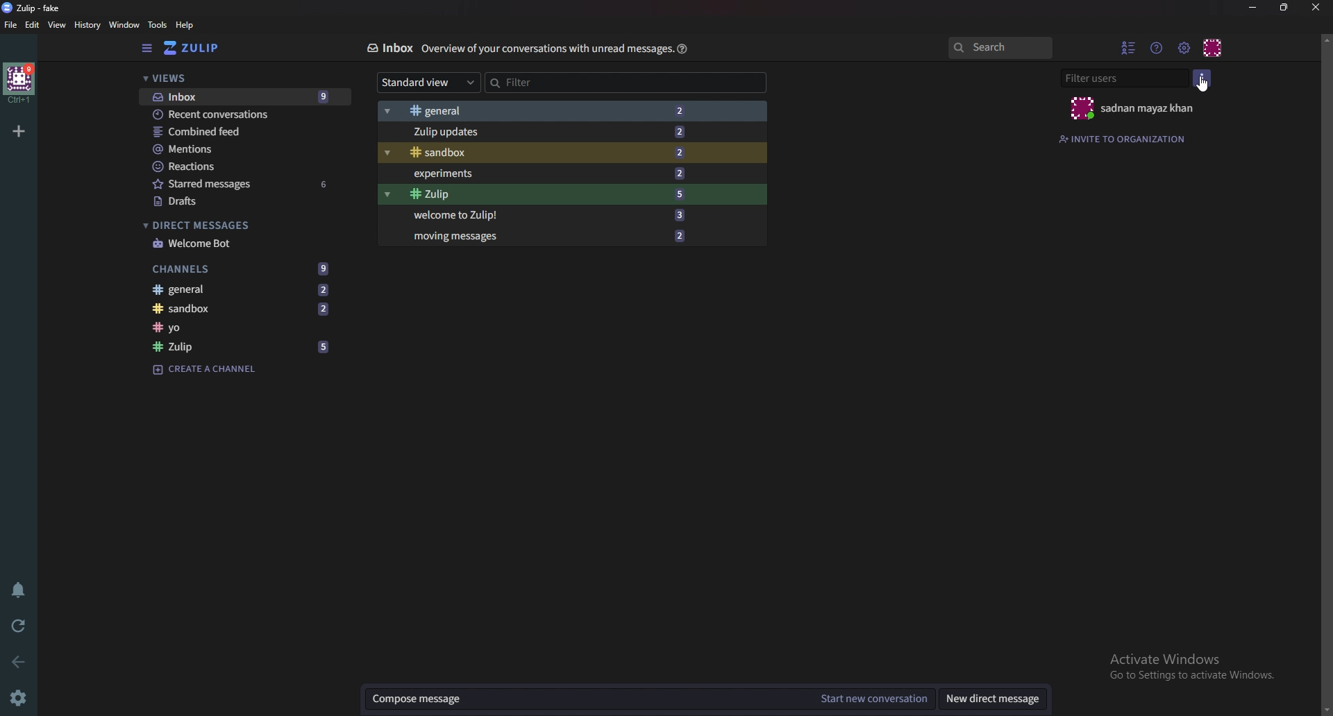  I want to click on help, so click(184, 26).